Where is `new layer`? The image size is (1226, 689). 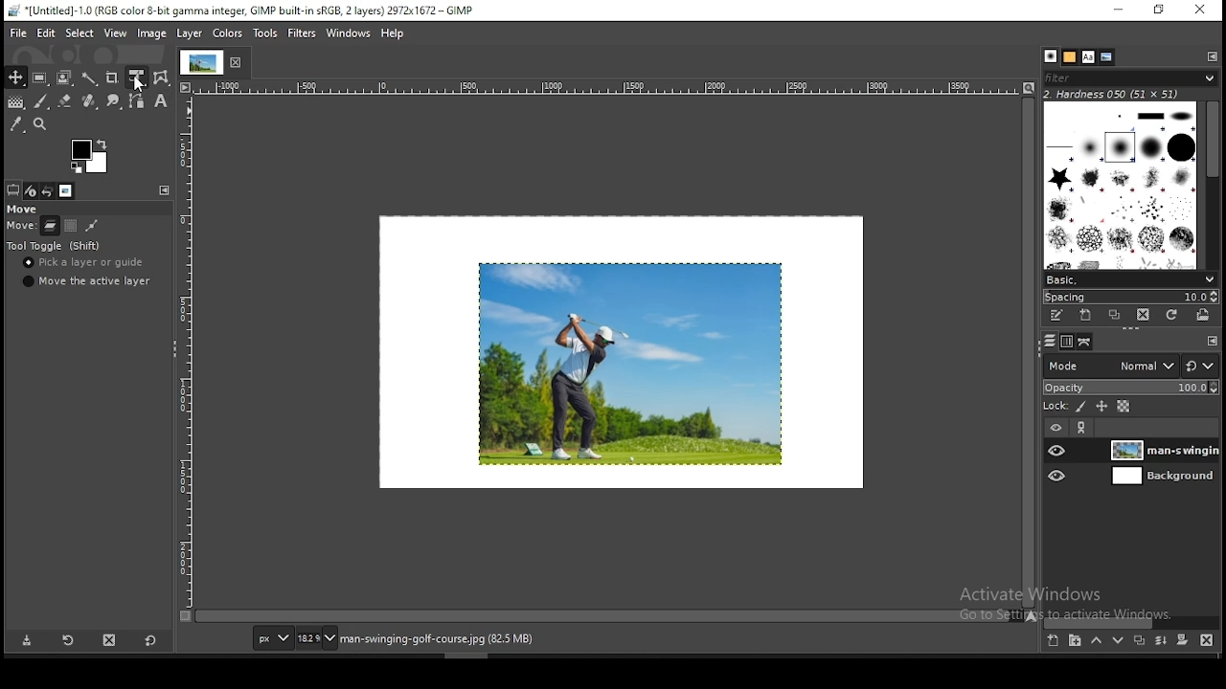 new layer is located at coordinates (1052, 640).